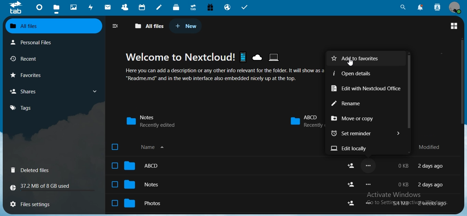 The width and height of the screenshot is (467, 216). I want to click on photos, so click(140, 202).